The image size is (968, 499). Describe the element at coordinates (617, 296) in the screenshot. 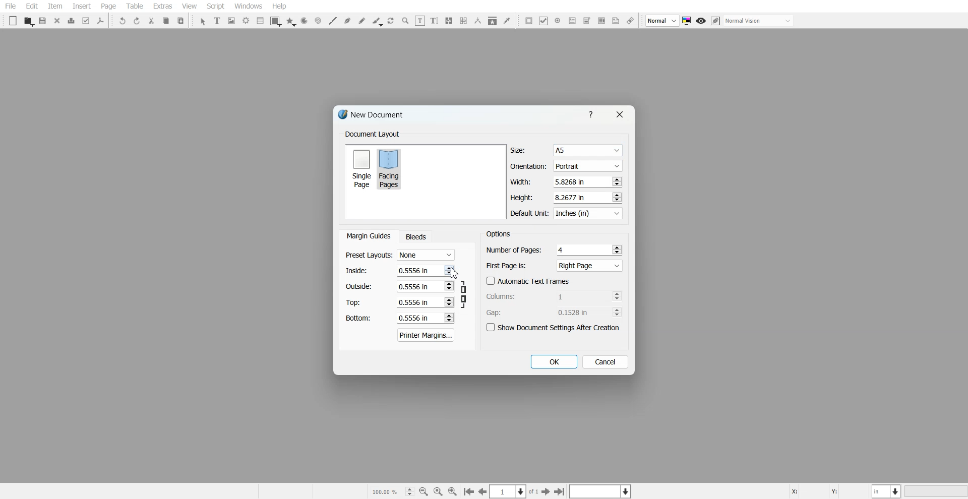

I see `Increase and decrease No. ` at that location.